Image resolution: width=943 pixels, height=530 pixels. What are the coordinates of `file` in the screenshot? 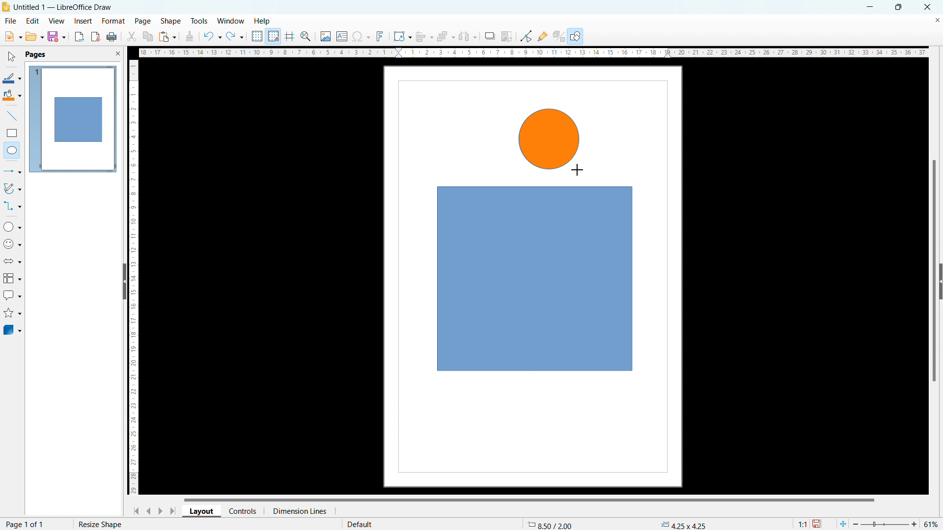 It's located at (10, 22).